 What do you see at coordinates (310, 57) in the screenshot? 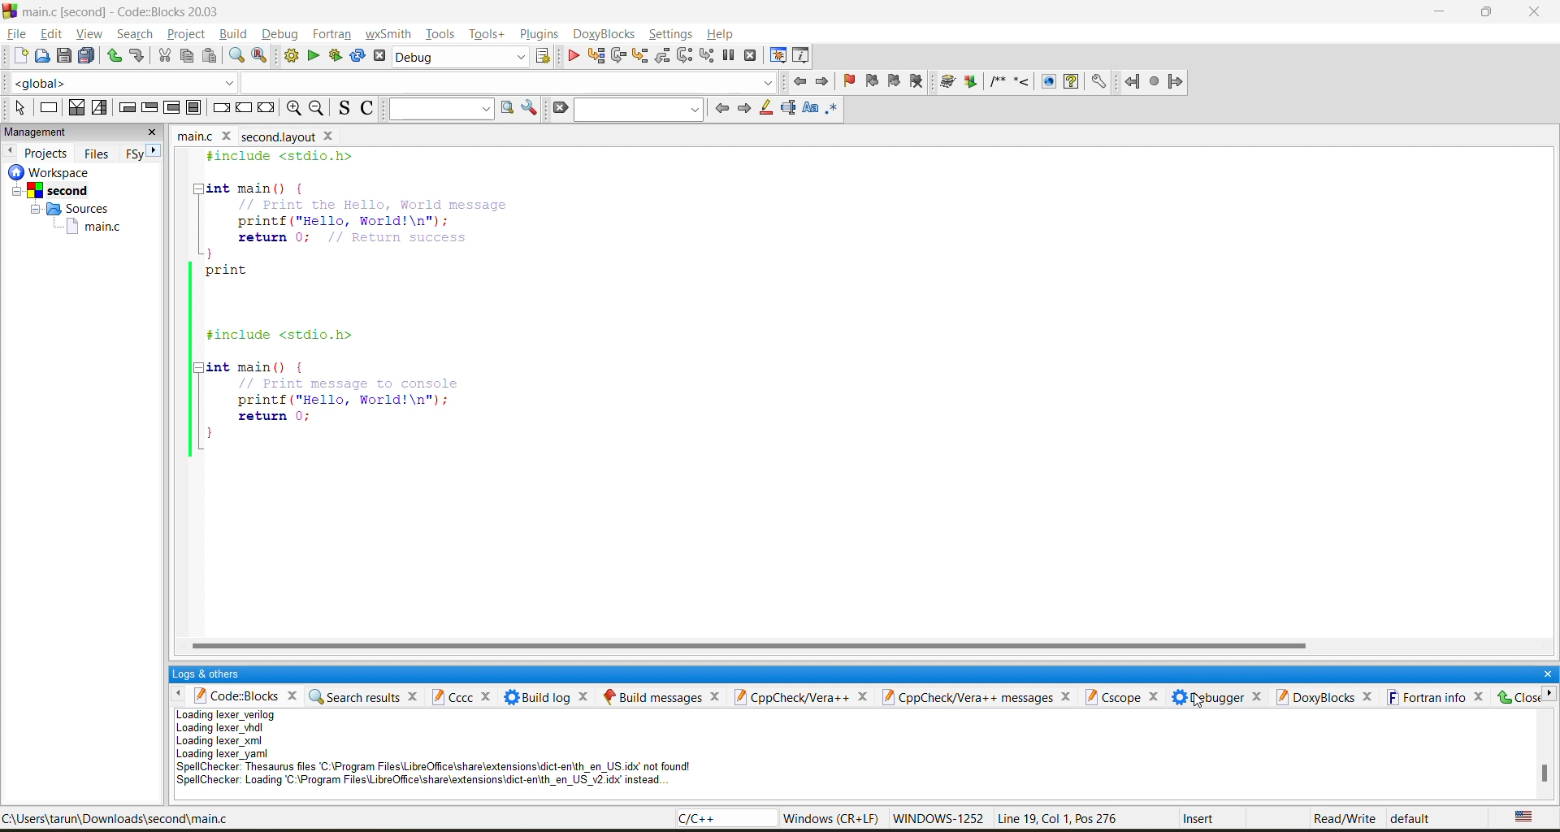
I see `replace` at bounding box center [310, 57].